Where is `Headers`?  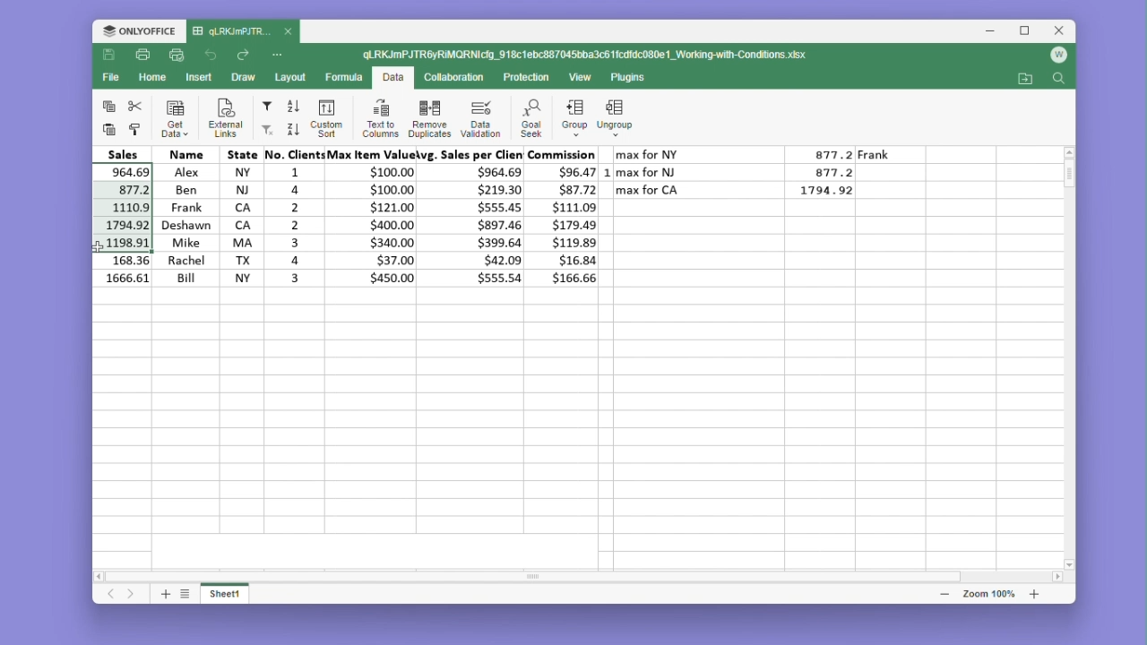
Headers is located at coordinates (345, 154).